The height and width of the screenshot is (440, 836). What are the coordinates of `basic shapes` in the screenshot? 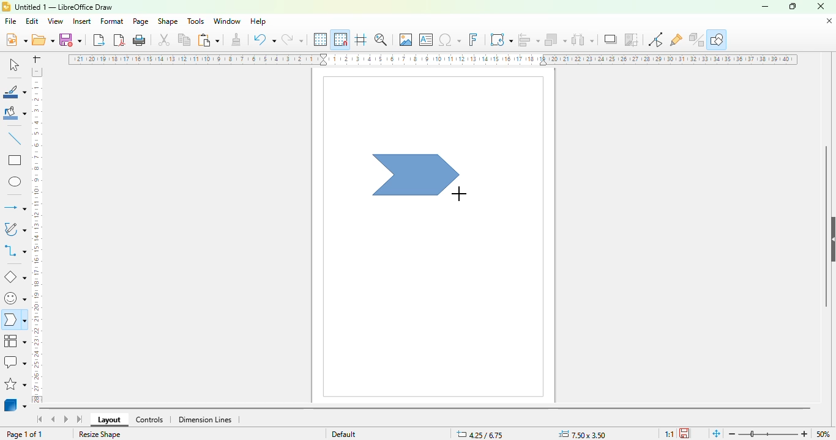 It's located at (15, 277).